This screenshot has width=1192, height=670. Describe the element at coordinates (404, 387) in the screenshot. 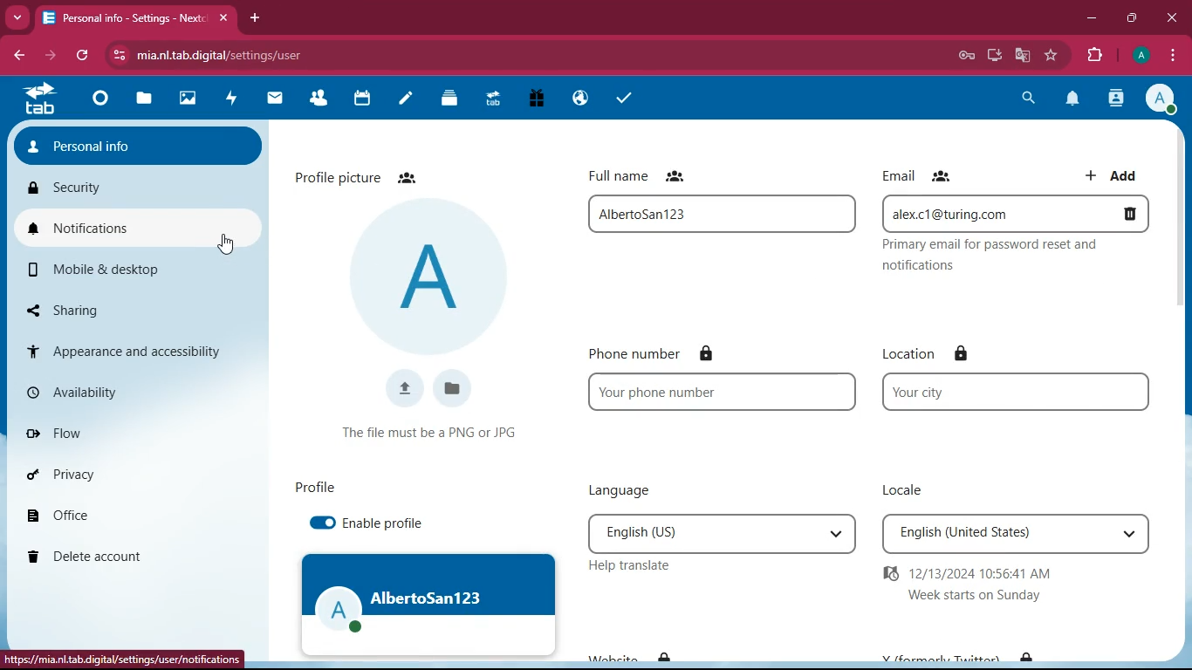

I see `upload` at that location.